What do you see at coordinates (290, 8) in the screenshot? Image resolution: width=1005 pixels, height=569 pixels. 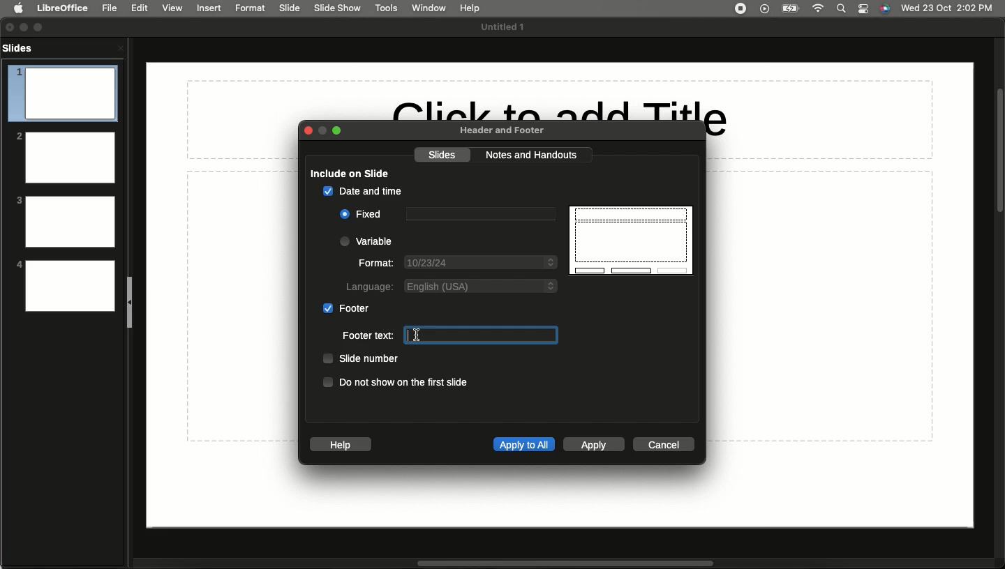 I see `Slide` at bounding box center [290, 8].